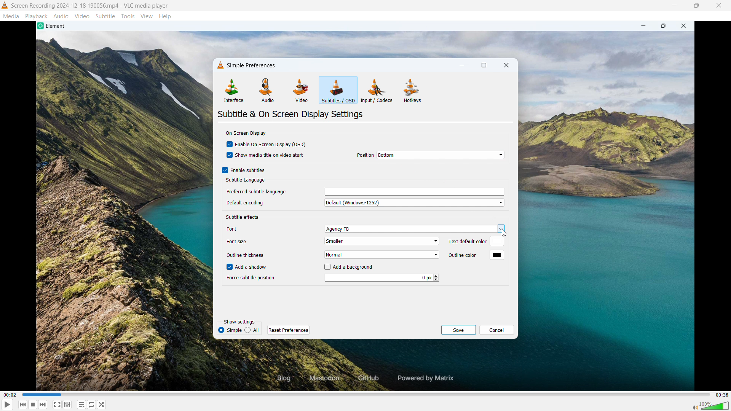 Image resolution: width=731 pixels, height=411 pixels. I want to click on font default color, so click(244, 218).